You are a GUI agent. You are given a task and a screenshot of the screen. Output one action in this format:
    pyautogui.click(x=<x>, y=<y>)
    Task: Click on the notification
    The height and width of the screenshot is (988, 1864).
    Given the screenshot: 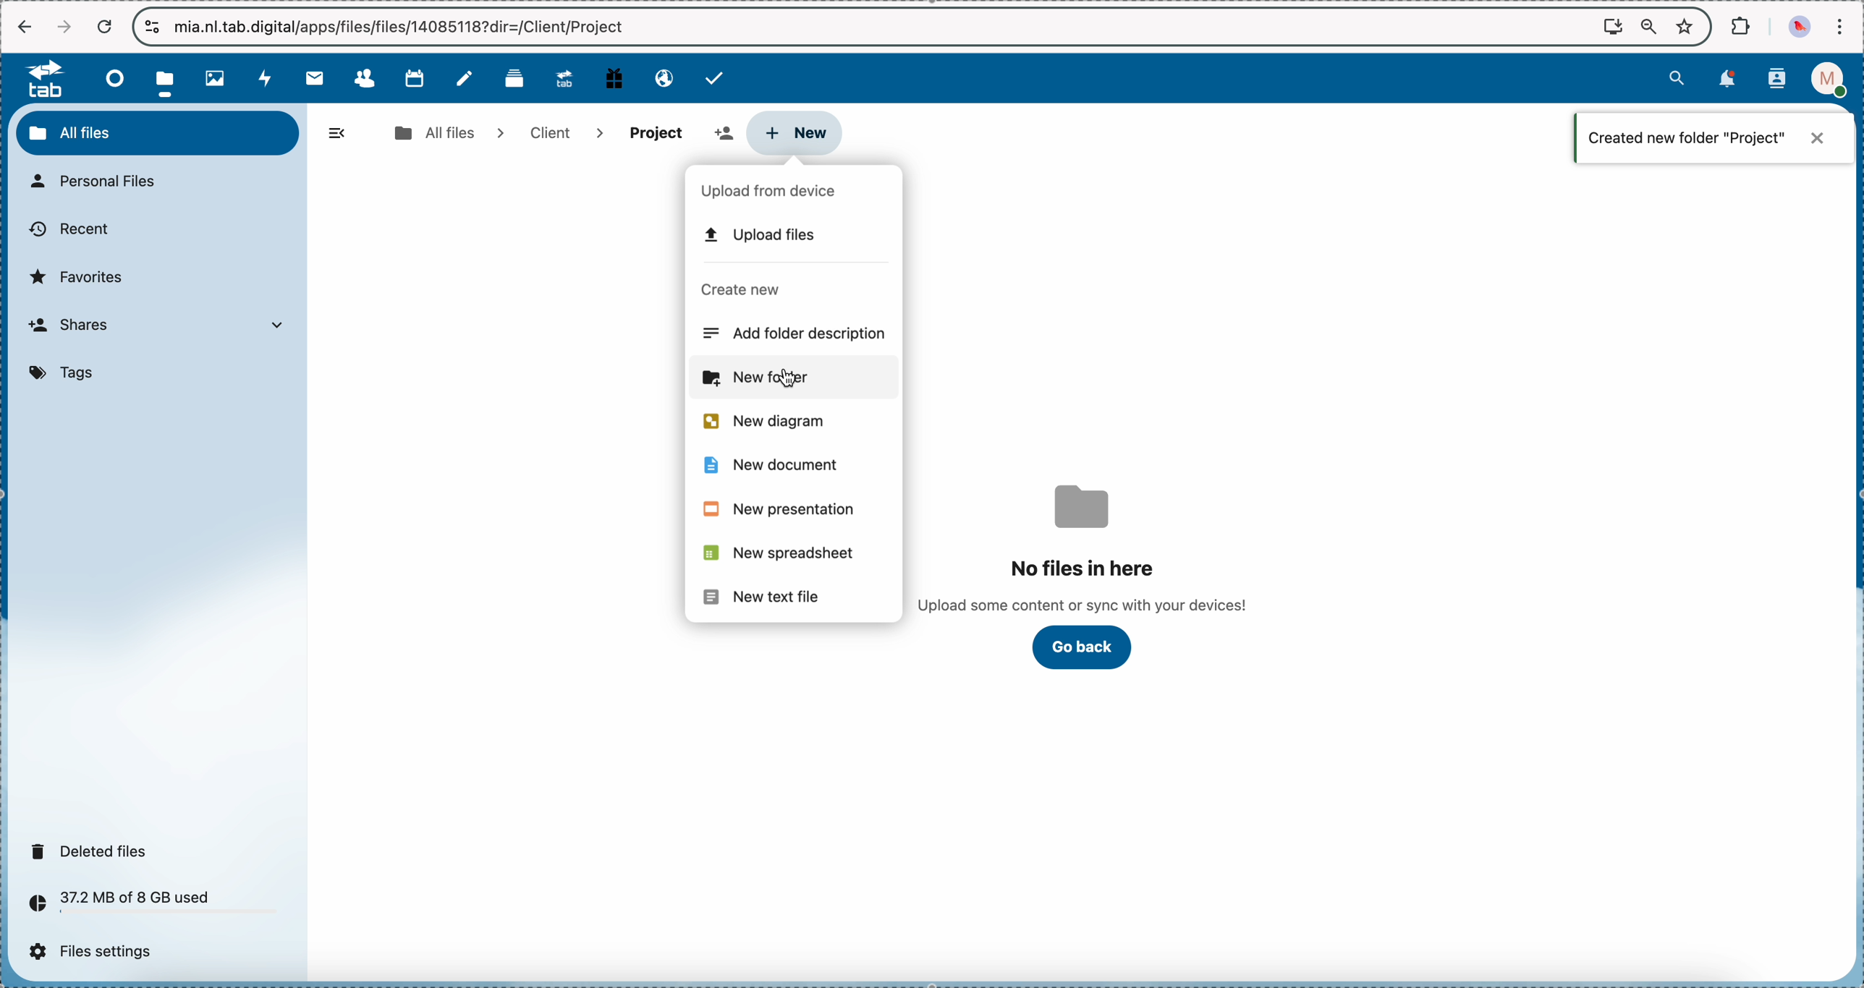 What is the action you would take?
    pyautogui.click(x=1713, y=137)
    